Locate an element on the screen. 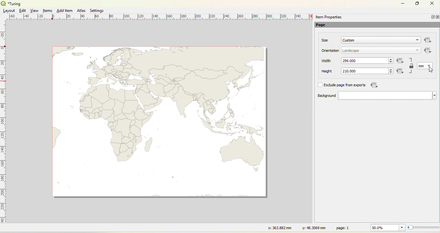  dropdown is located at coordinates (417, 50).